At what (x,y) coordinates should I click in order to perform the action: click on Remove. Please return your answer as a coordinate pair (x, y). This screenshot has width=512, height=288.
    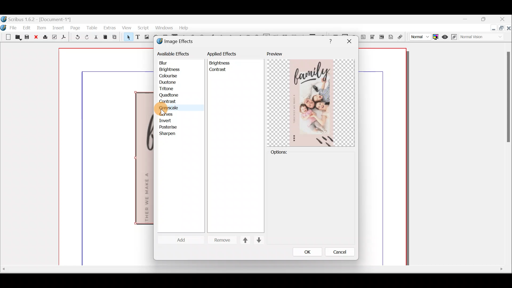
    Looking at the image, I should click on (222, 240).